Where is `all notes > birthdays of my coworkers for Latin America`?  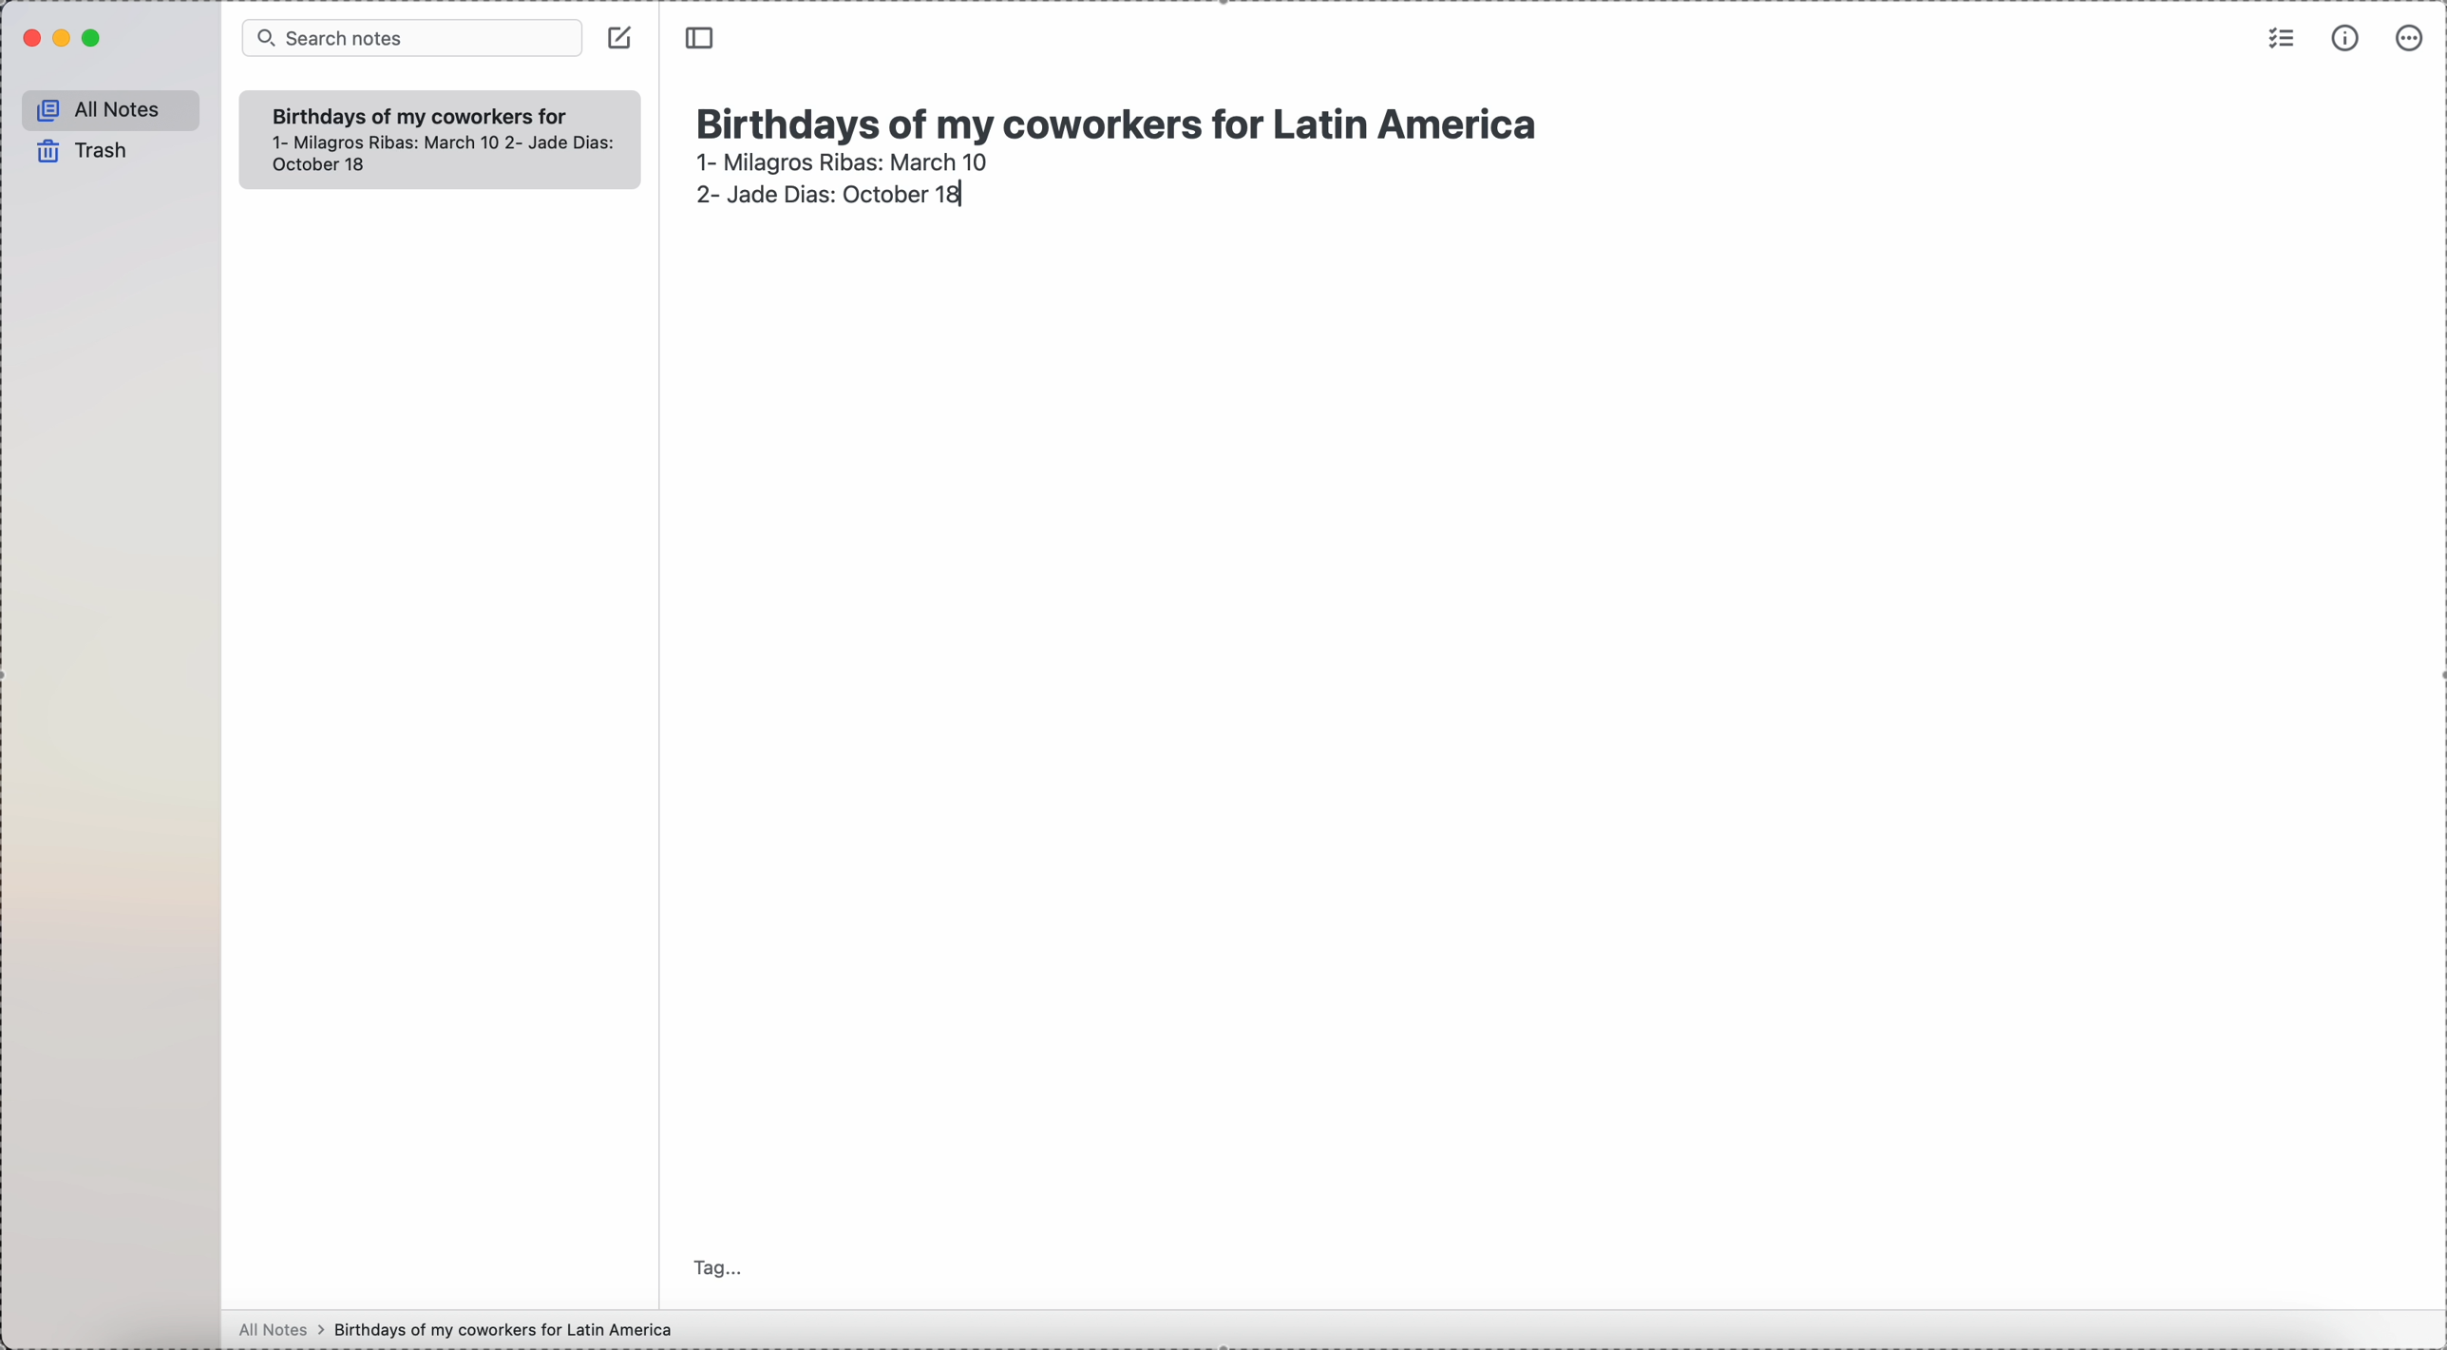 all notes > birthdays of my coworkers for Latin America is located at coordinates (461, 1329).